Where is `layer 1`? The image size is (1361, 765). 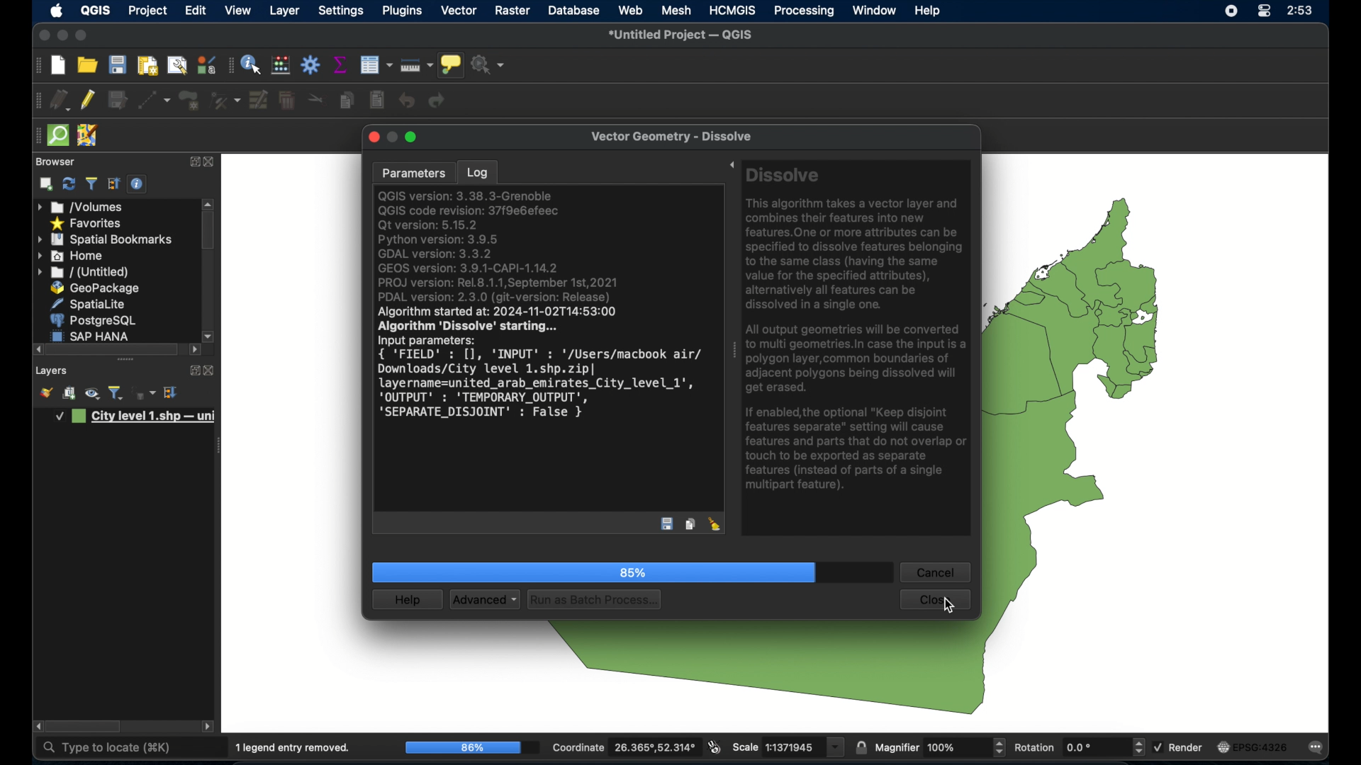
layer 1 is located at coordinates (137, 417).